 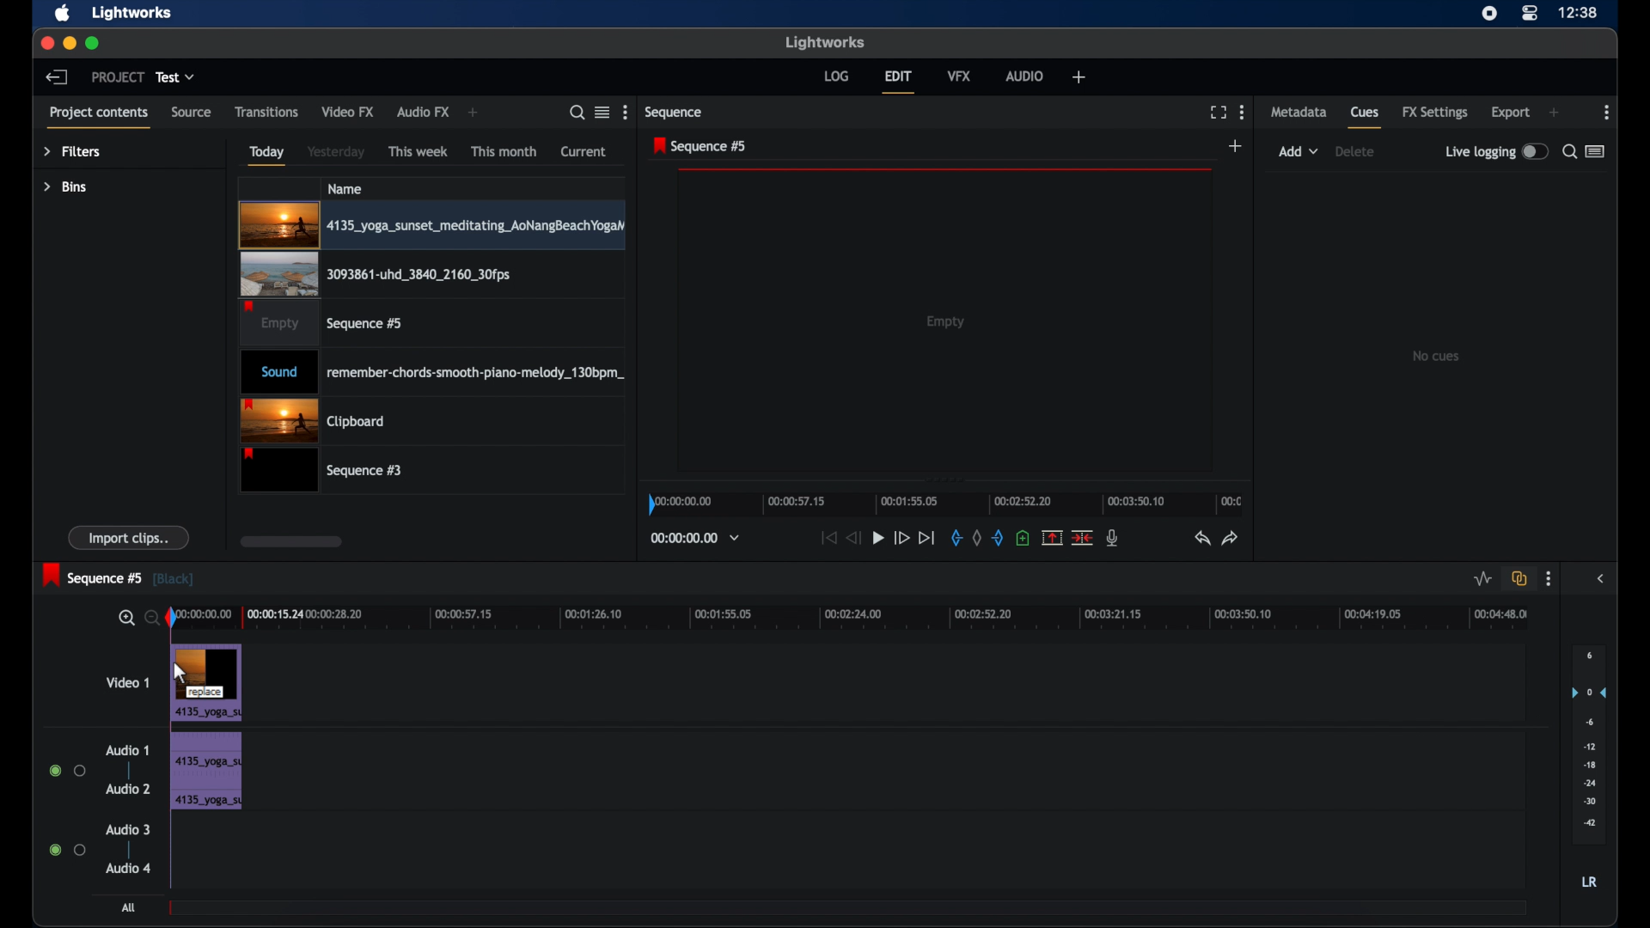 I want to click on add, so click(x=474, y=112).